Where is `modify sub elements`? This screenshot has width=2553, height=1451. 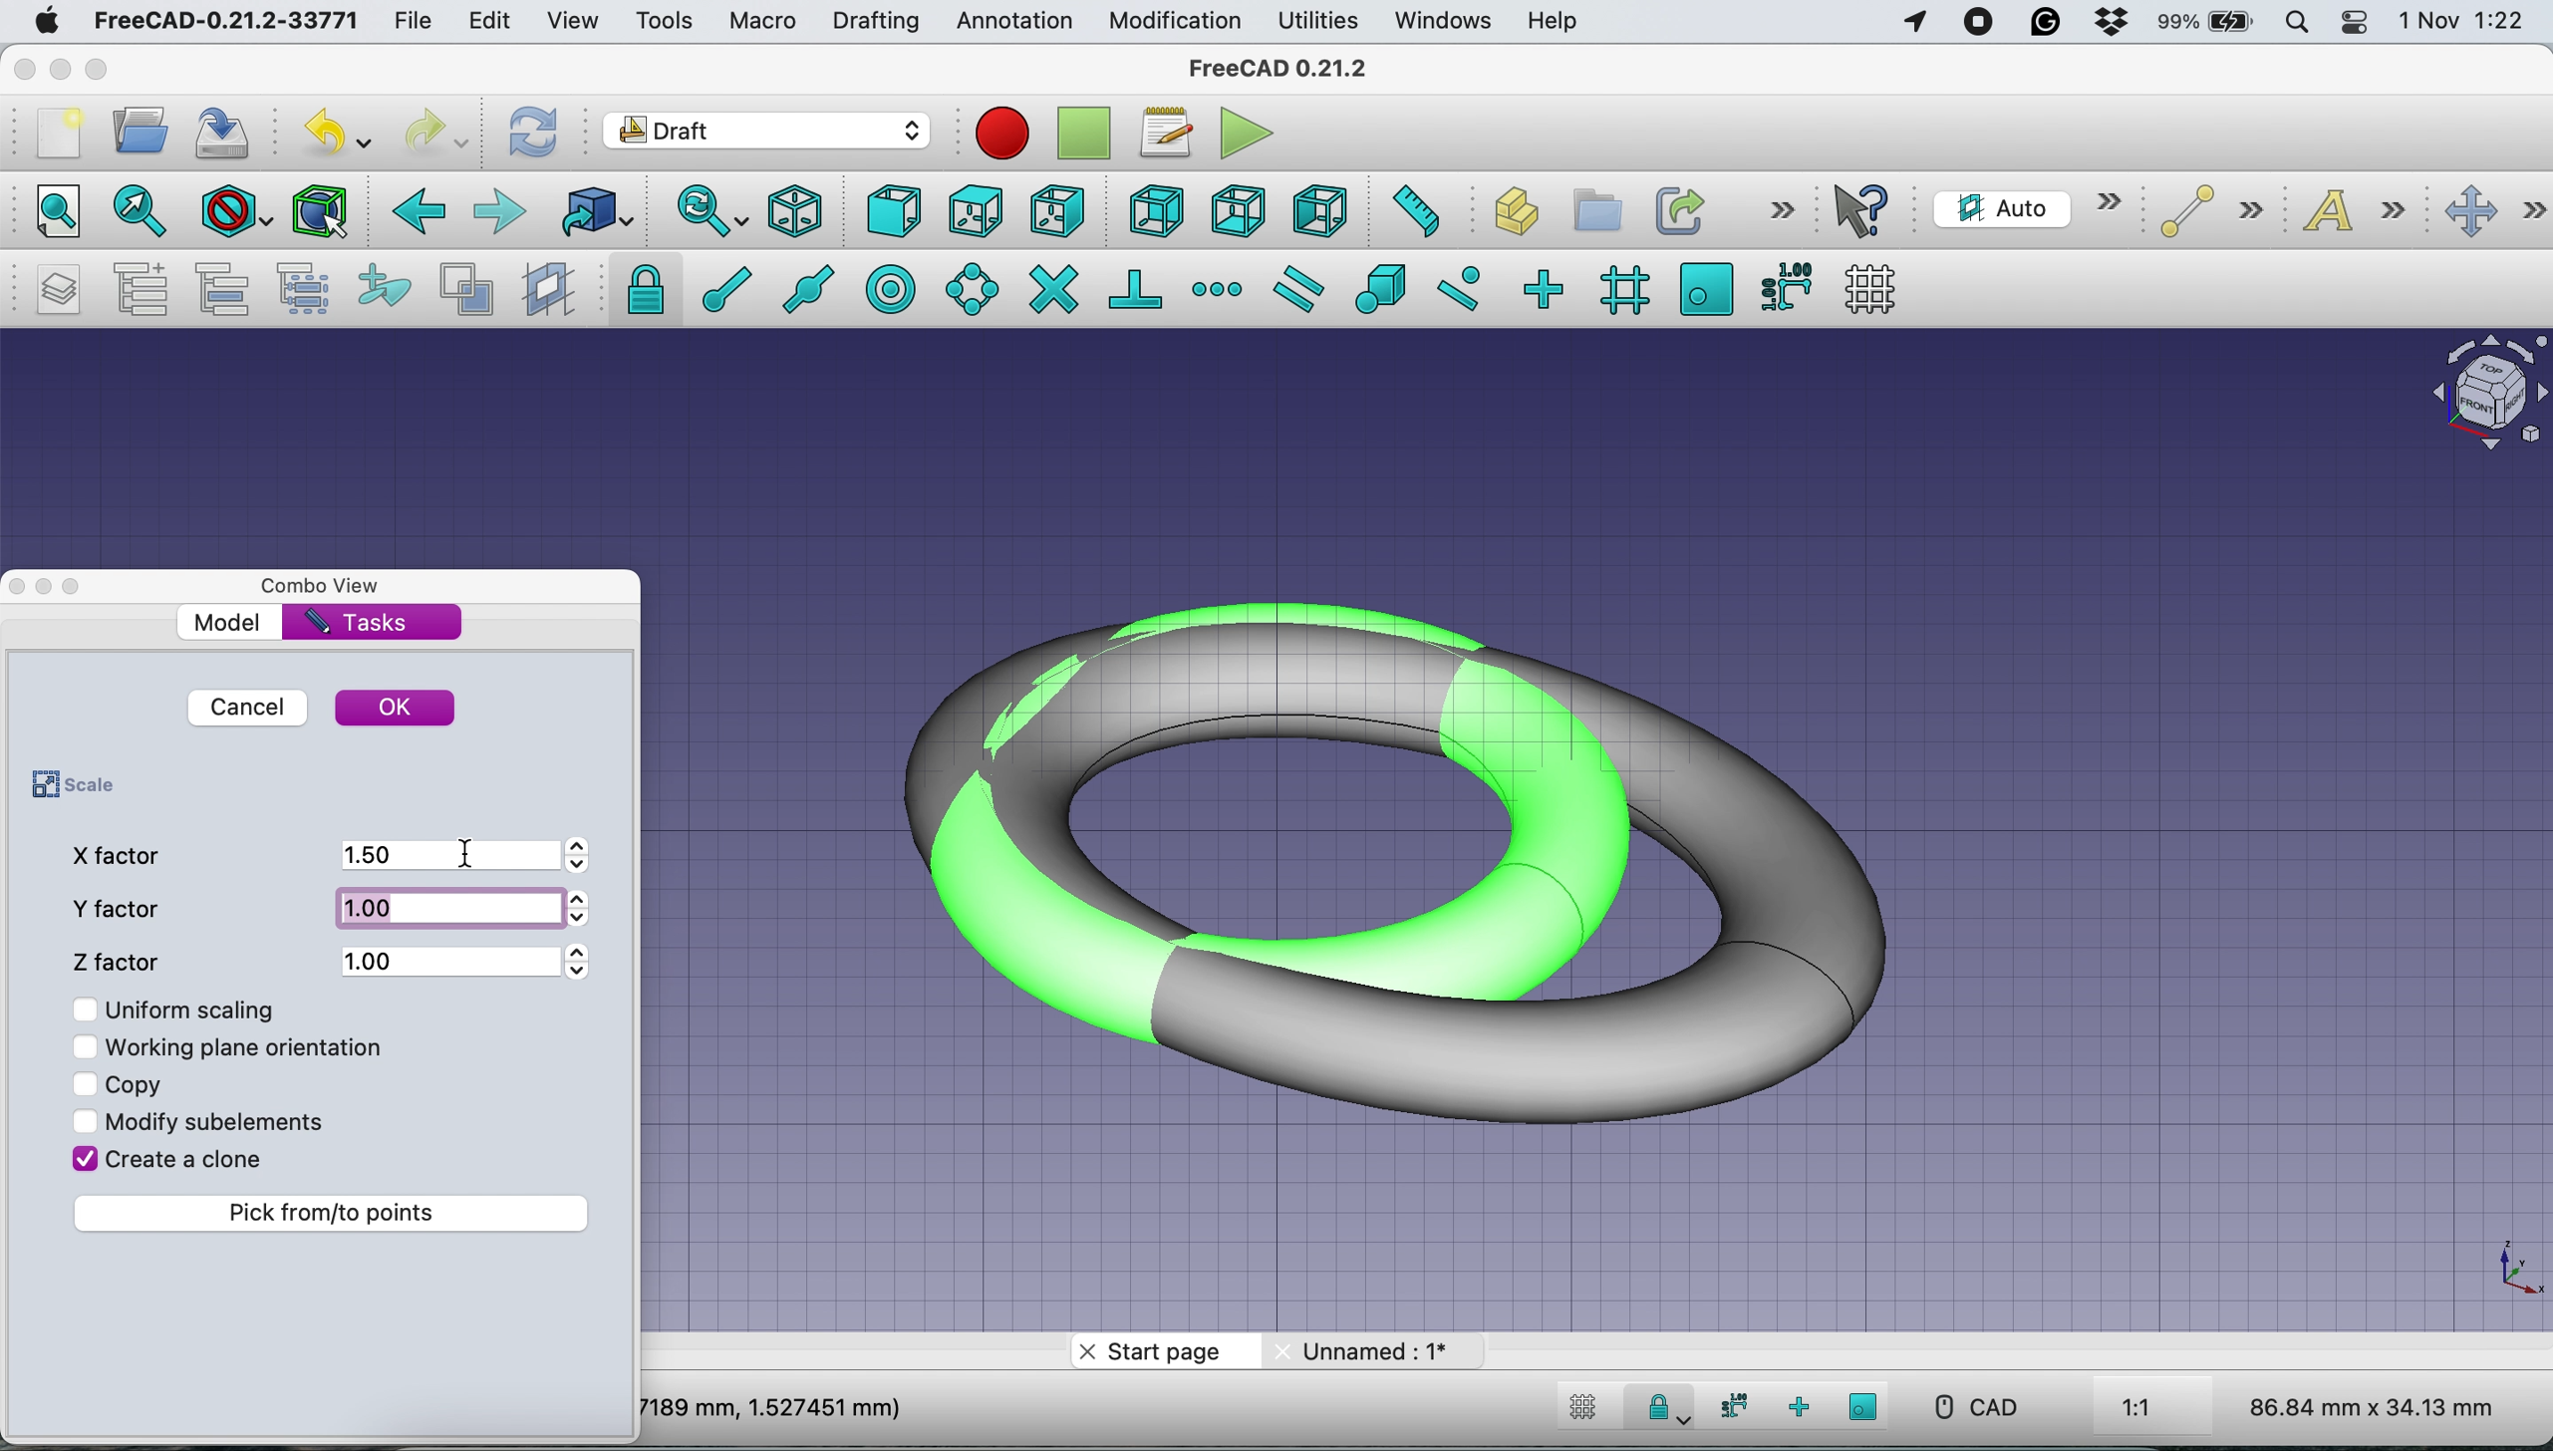
modify sub elements is located at coordinates (229, 1117).